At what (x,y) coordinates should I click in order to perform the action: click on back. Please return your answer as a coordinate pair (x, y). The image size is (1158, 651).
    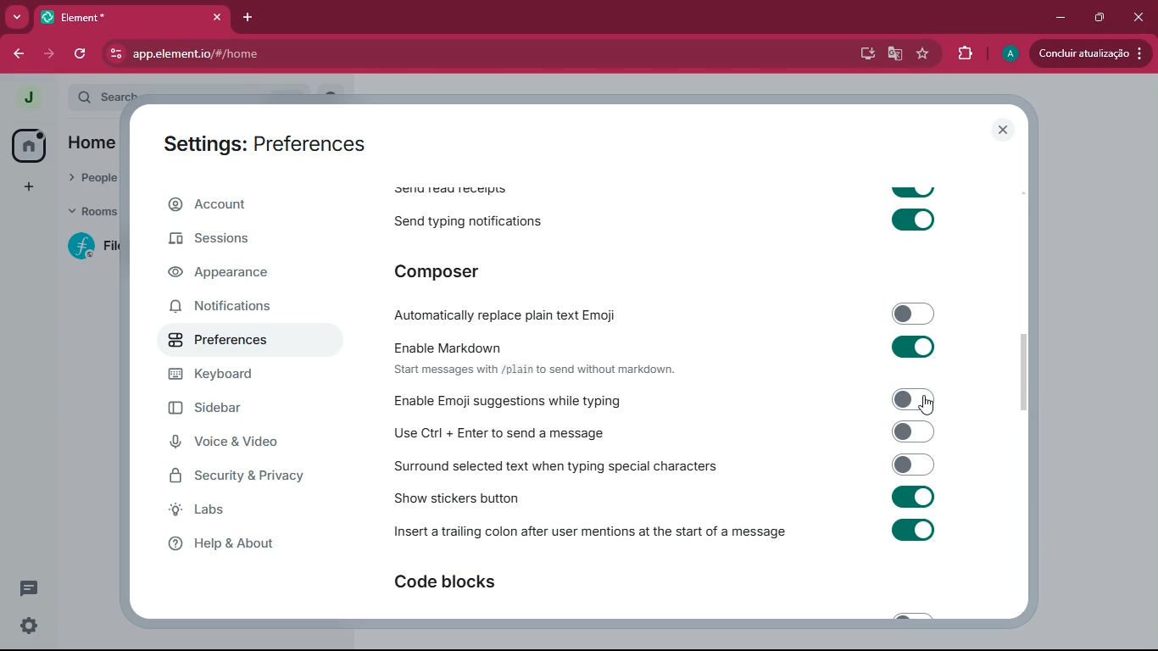
    Looking at the image, I should click on (19, 53).